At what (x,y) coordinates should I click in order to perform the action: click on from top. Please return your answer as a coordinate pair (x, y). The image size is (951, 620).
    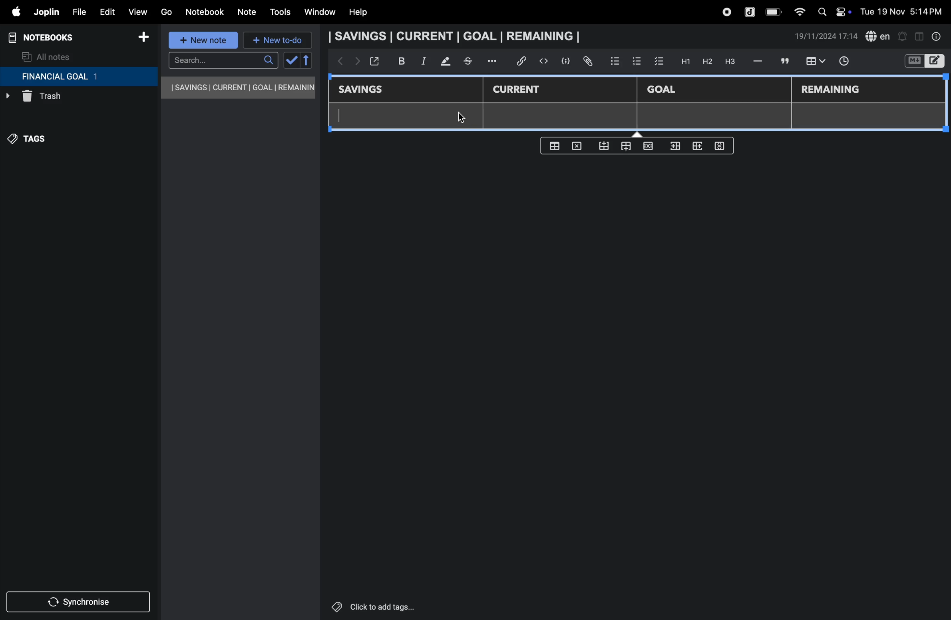
    Looking at the image, I should click on (624, 147).